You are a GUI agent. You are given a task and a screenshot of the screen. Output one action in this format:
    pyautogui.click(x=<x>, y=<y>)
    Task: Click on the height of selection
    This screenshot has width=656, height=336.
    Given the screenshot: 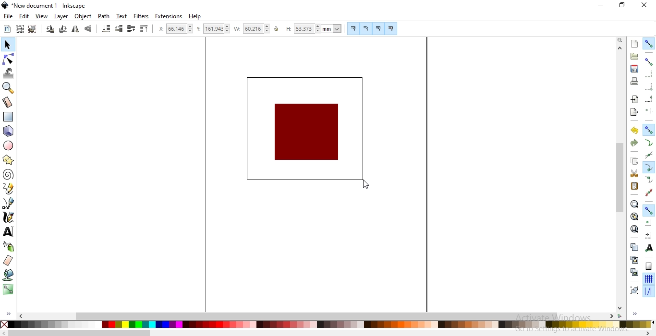 What is the action you would take?
    pyautogui.click(x=287, y=29)
    